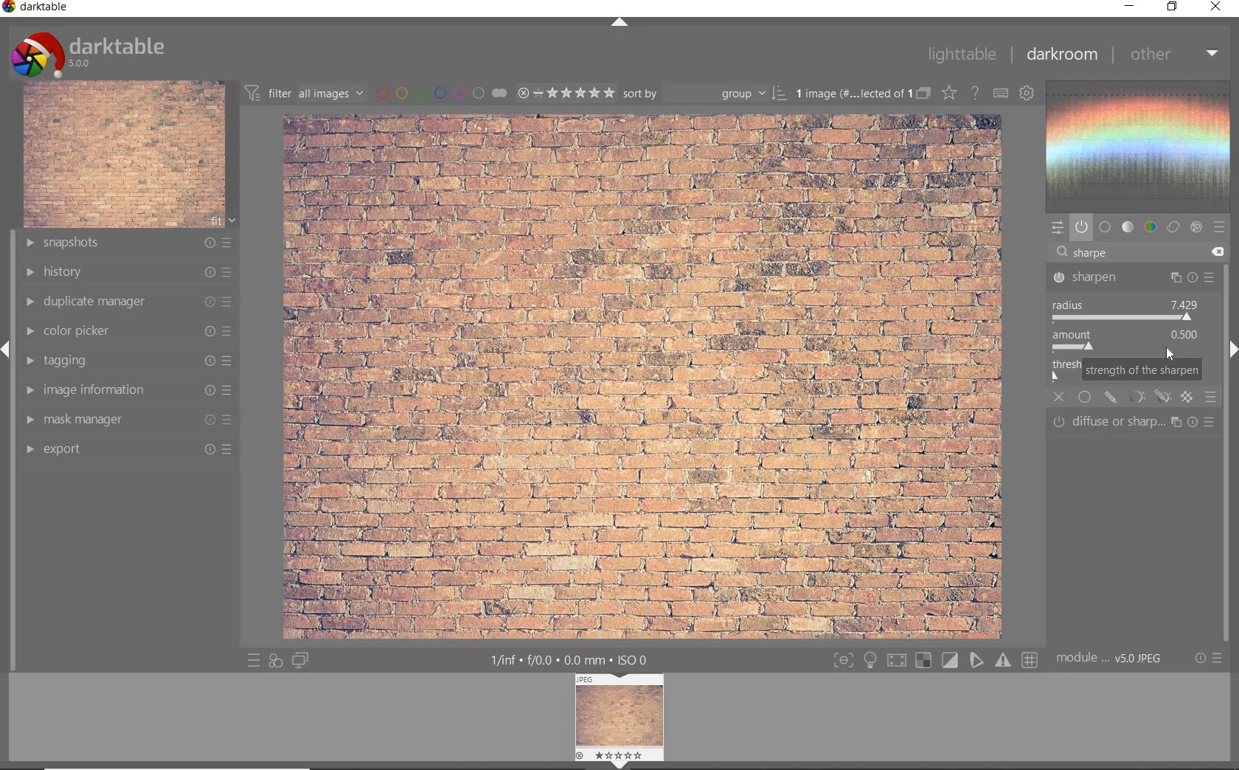 Image resolution: width=1239 pixels, height=770 pixels. What do you see at coordinates (91, 53) in the screenshot?
I see `darktable 5.0.0` at bounding box center [91, 53].